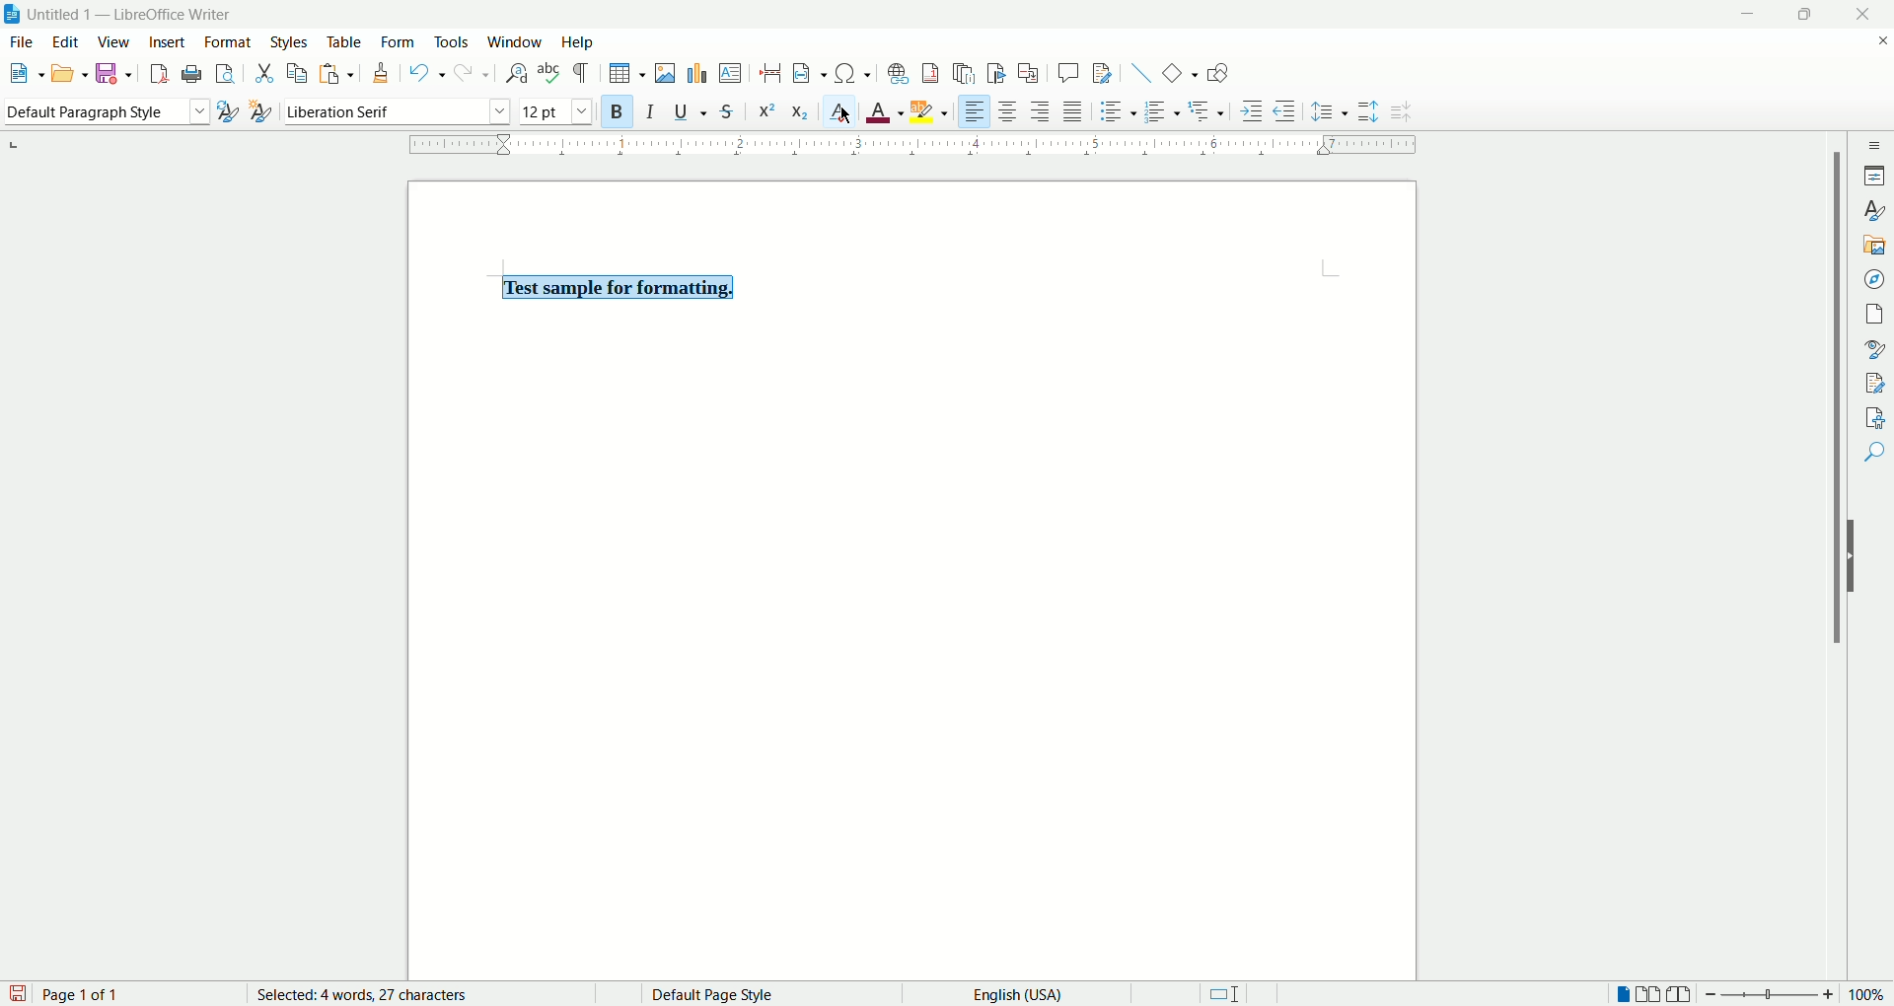  Describe the element at coordinates (261, 73) in the screenshot. I see `cut` at that location.